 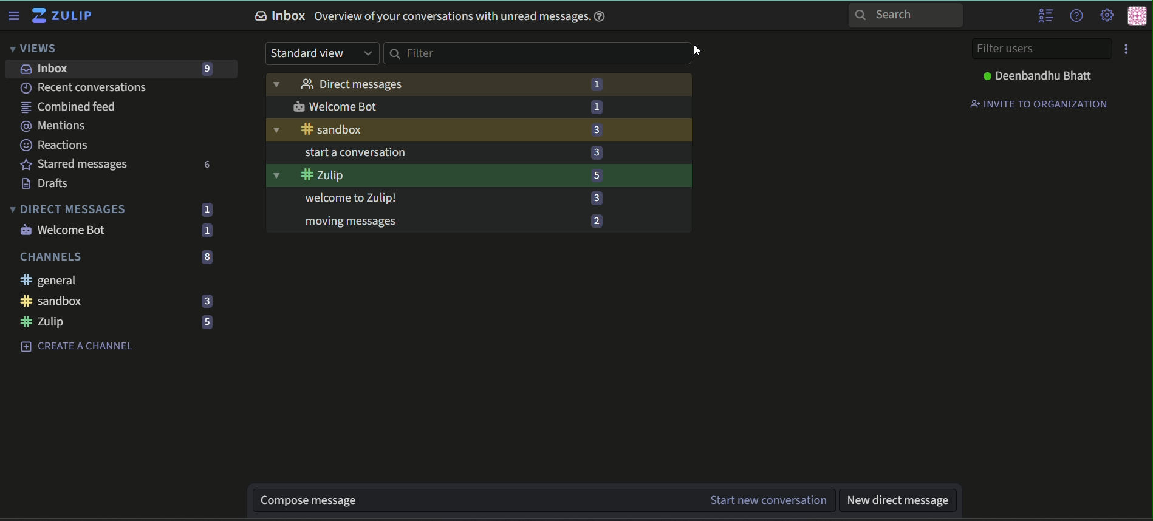 What do you see at coordinates (1040, 103) in the screenshot?
I see `Invite to organisation` at bounding box center [1040, 103].